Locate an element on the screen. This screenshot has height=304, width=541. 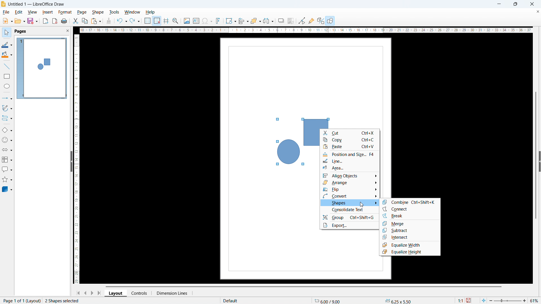
object dimension is located at coordinates (397, 300).